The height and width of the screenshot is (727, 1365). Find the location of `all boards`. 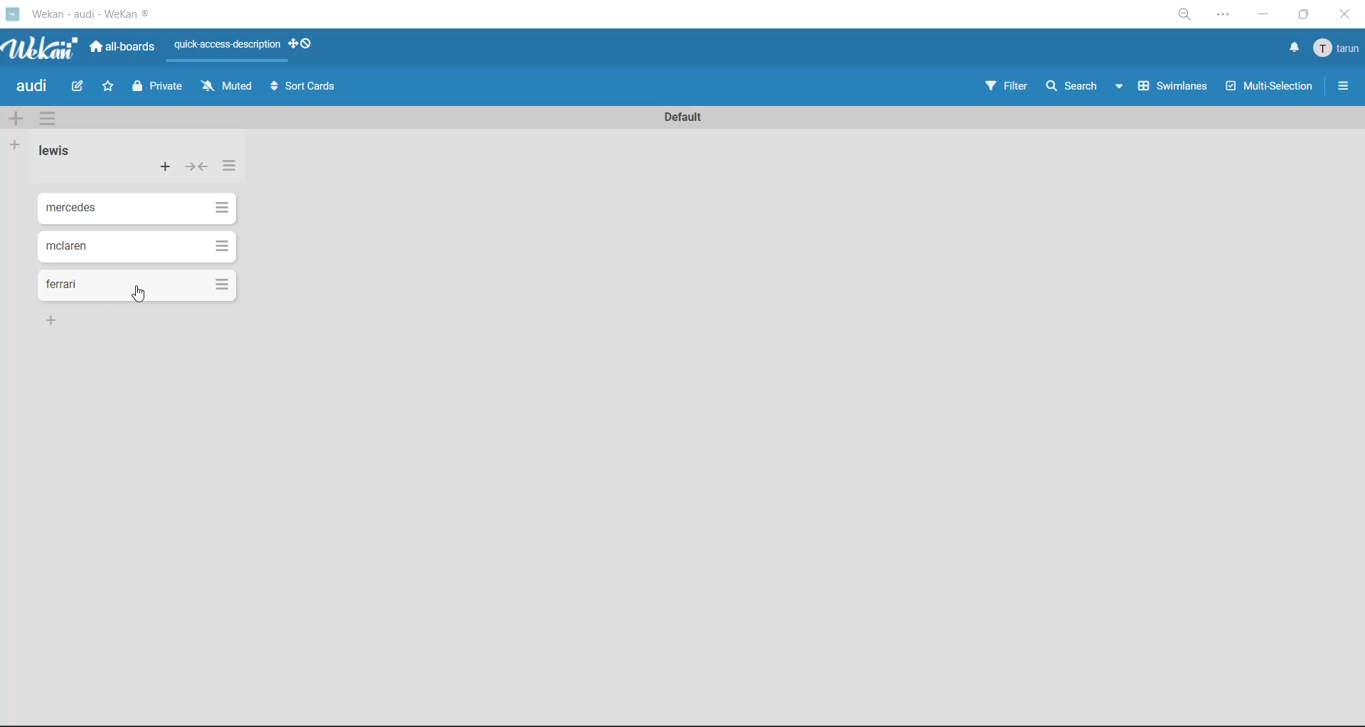

all boards is located at coordinates (123, 49).